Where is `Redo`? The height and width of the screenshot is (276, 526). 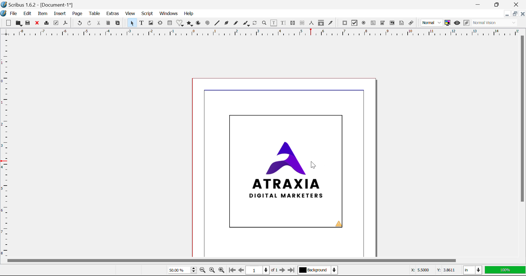
Redo is located at coordinates (90, 24).